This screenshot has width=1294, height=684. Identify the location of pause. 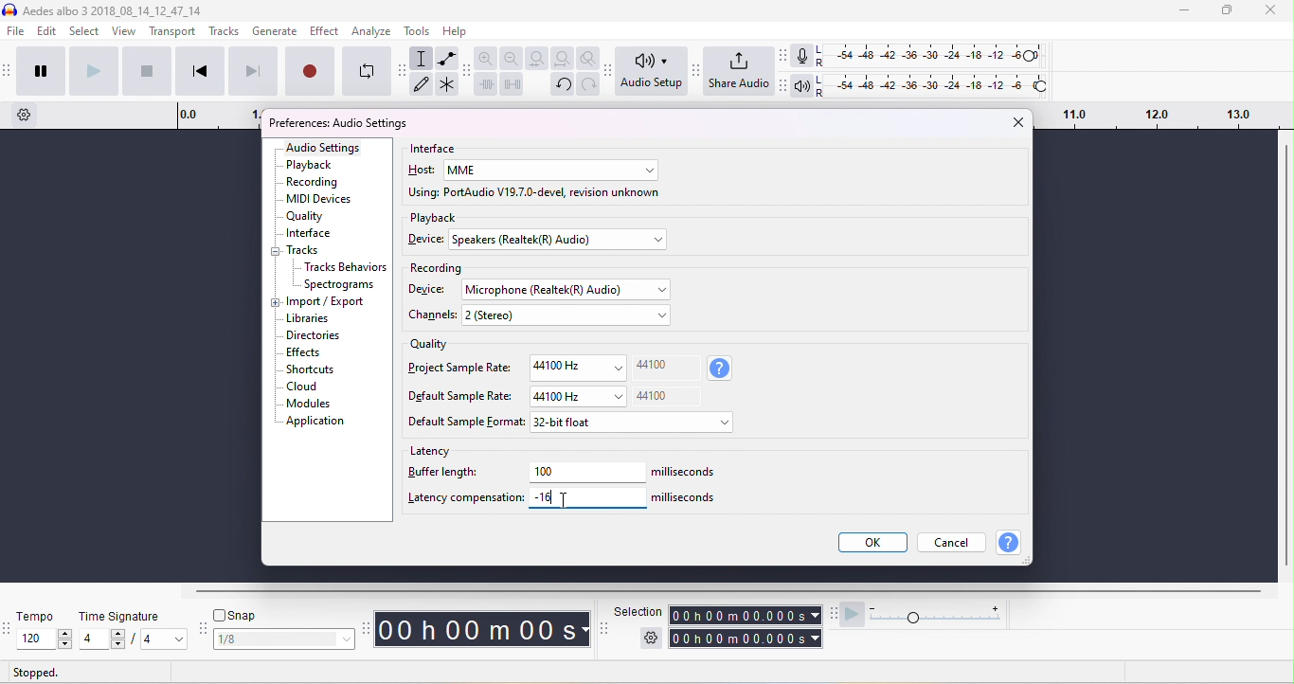
(41, 69).